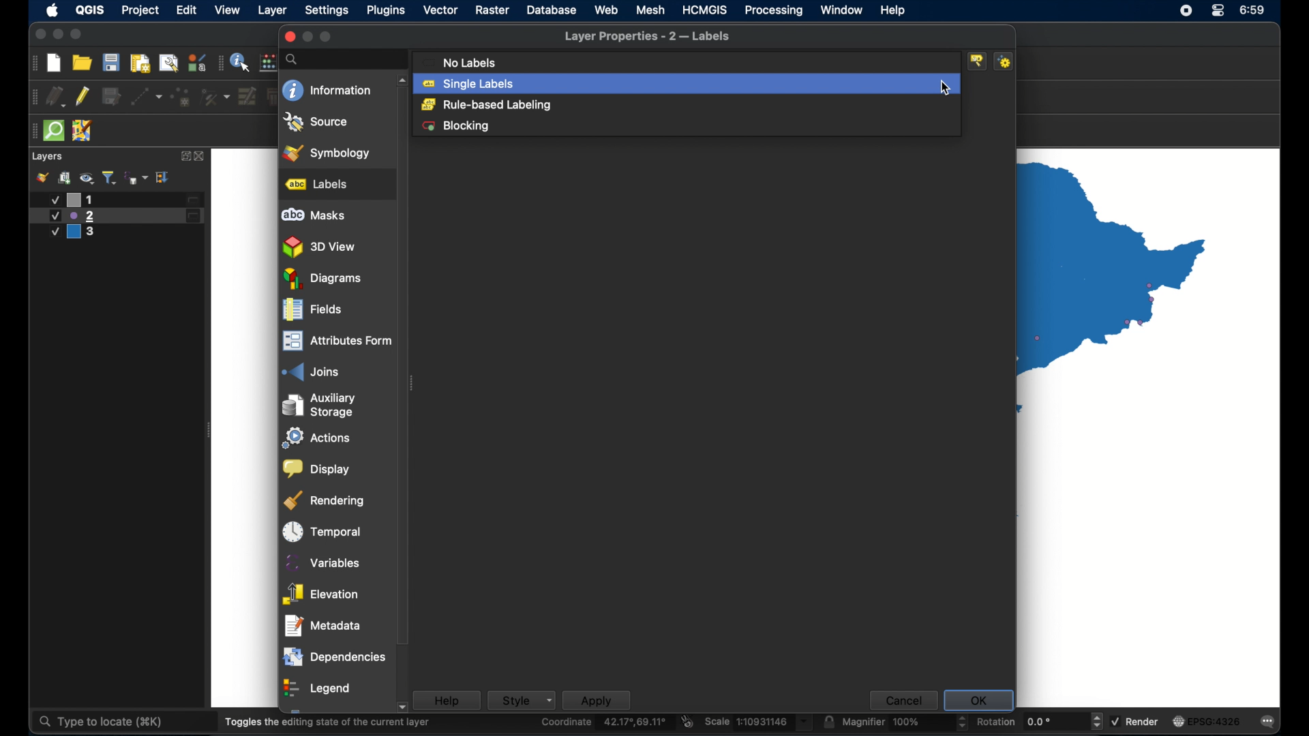 The height and width of the screenshot is (736, 1309). I want to click on vertex tool, so click(216, 97).